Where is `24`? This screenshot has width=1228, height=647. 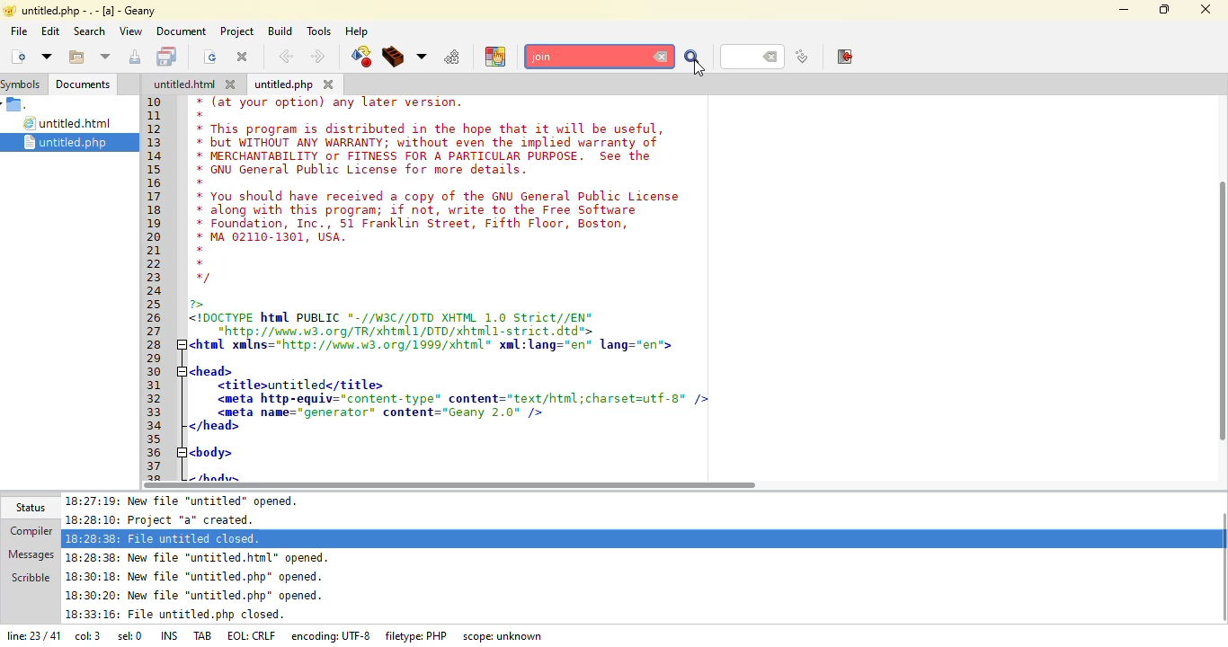
24 is located at coordinates (156, 292).